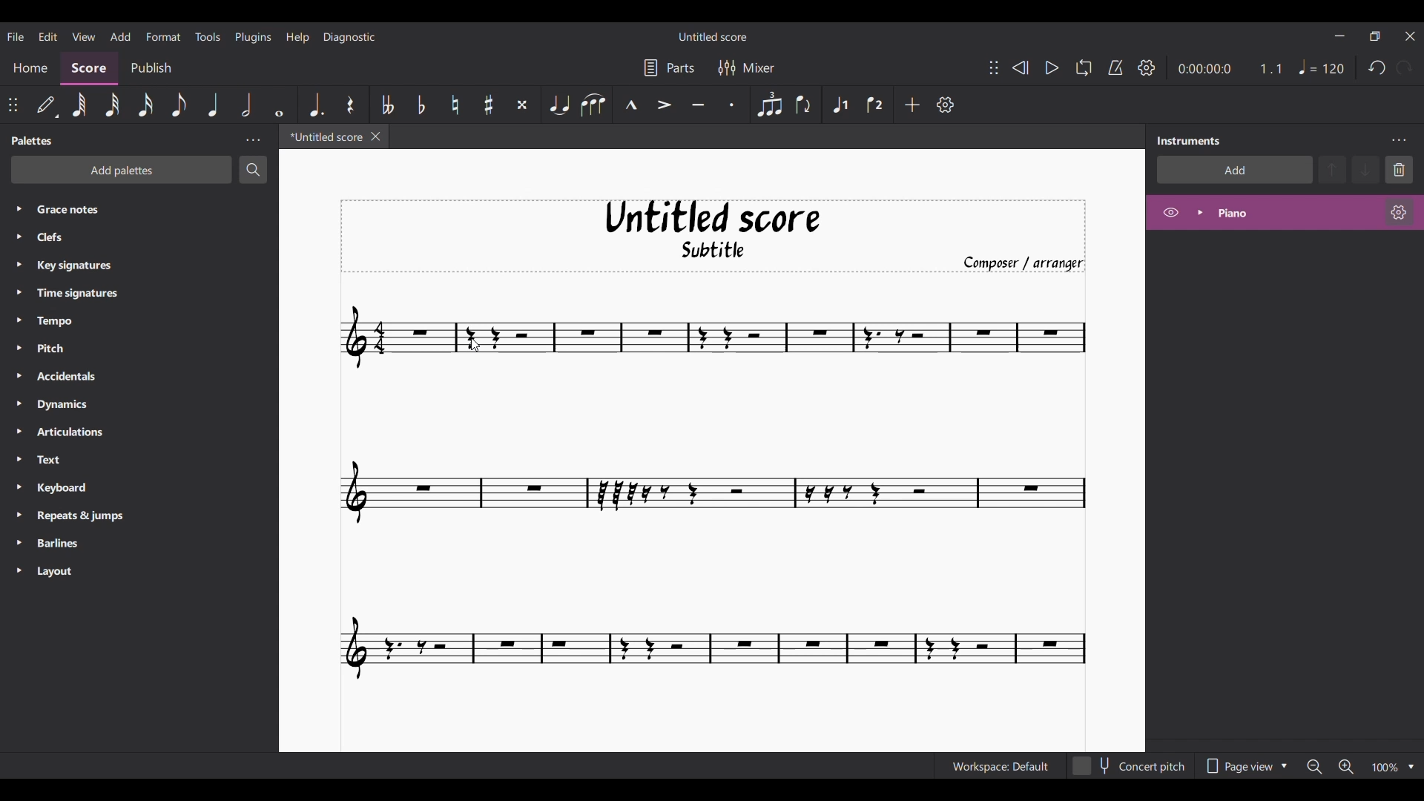 The width and height of the screenshot is (1424, 801). Describe the element at coordinates (148, 391) in the screenshot. I see `Palette list` at that location.